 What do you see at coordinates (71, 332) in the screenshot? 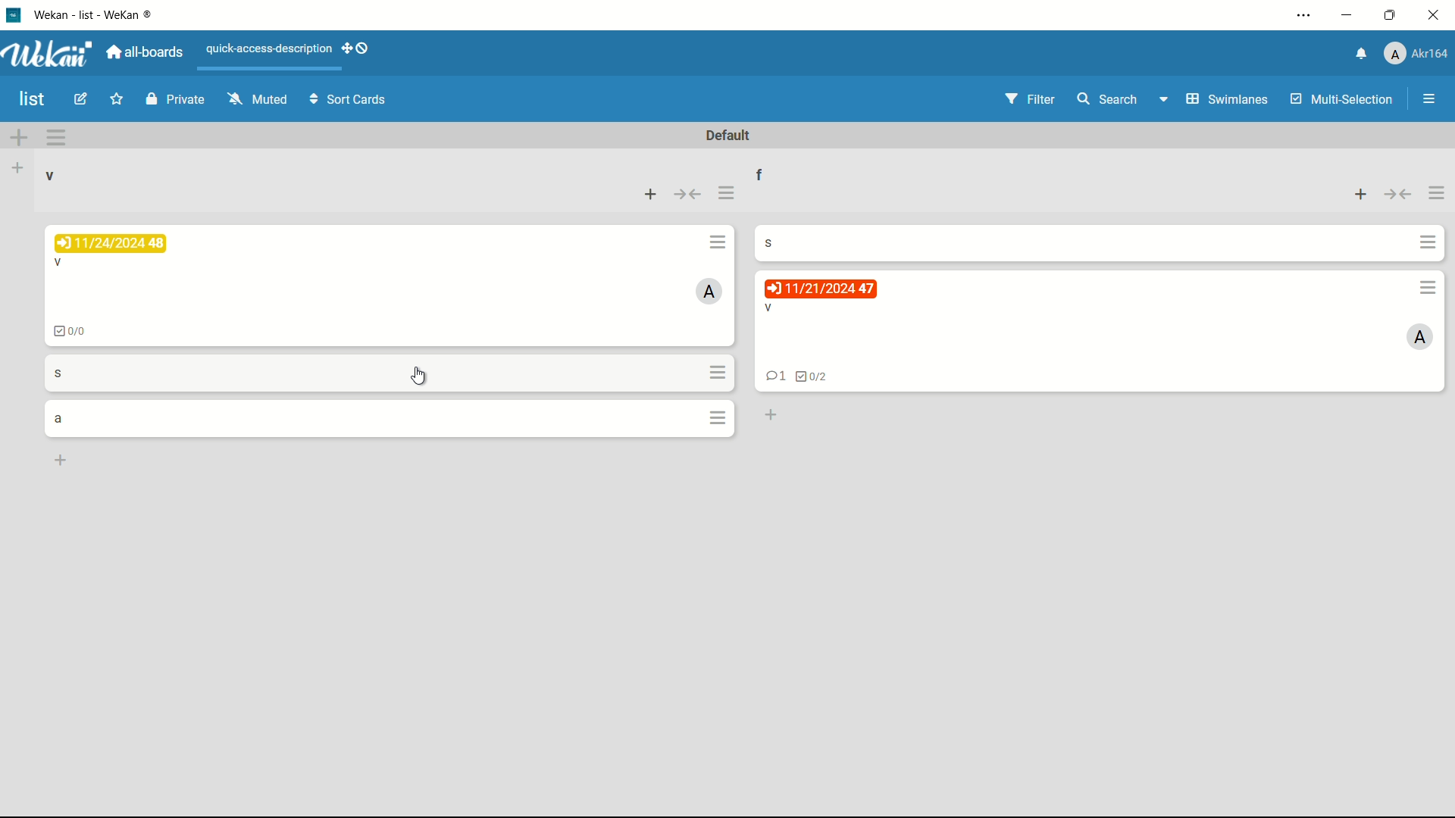
I see `checklist` at bounding box center [71, 332].